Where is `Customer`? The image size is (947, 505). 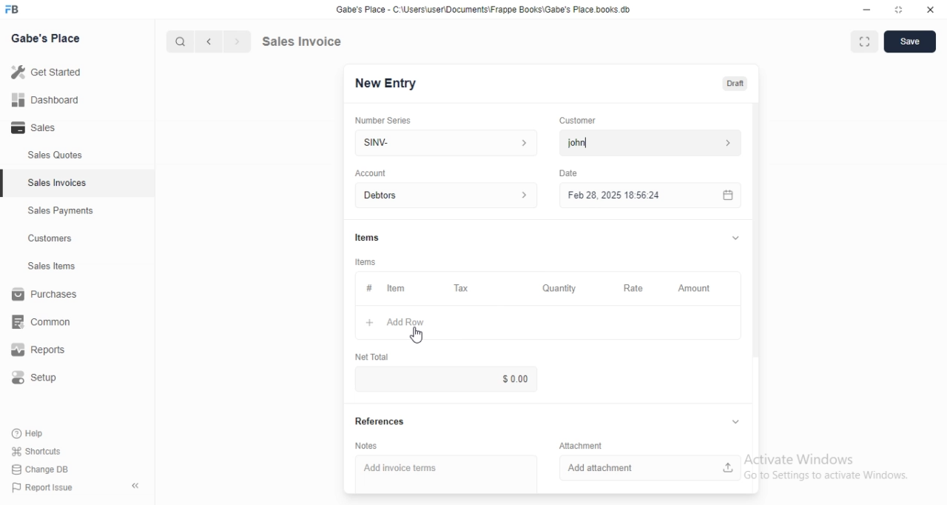 Customer is located at coordinates (584, 119).